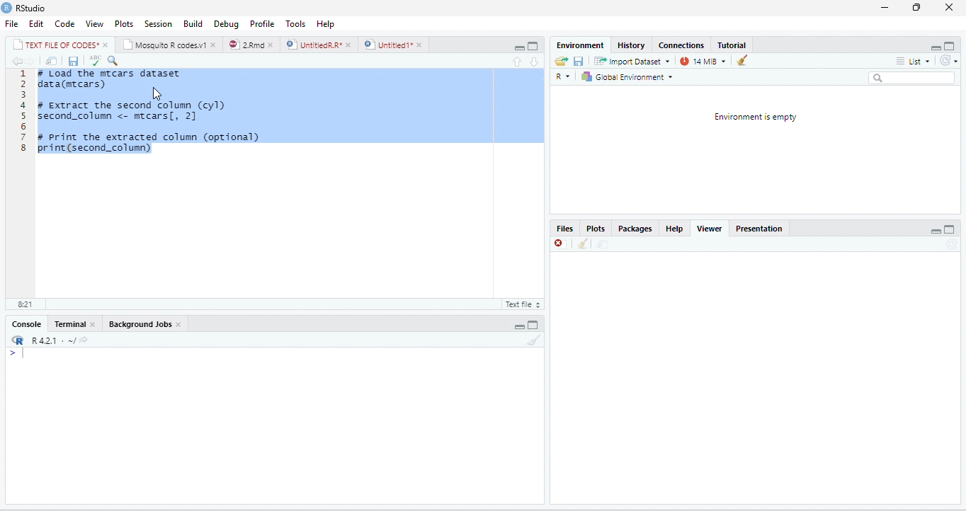 This screenshot has width=966, height=511. I want to click on move, so click(601, 245).